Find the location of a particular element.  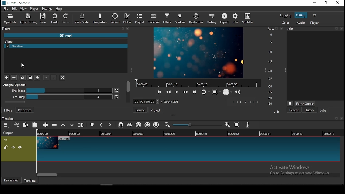

project is located at coordinates (156, 110).